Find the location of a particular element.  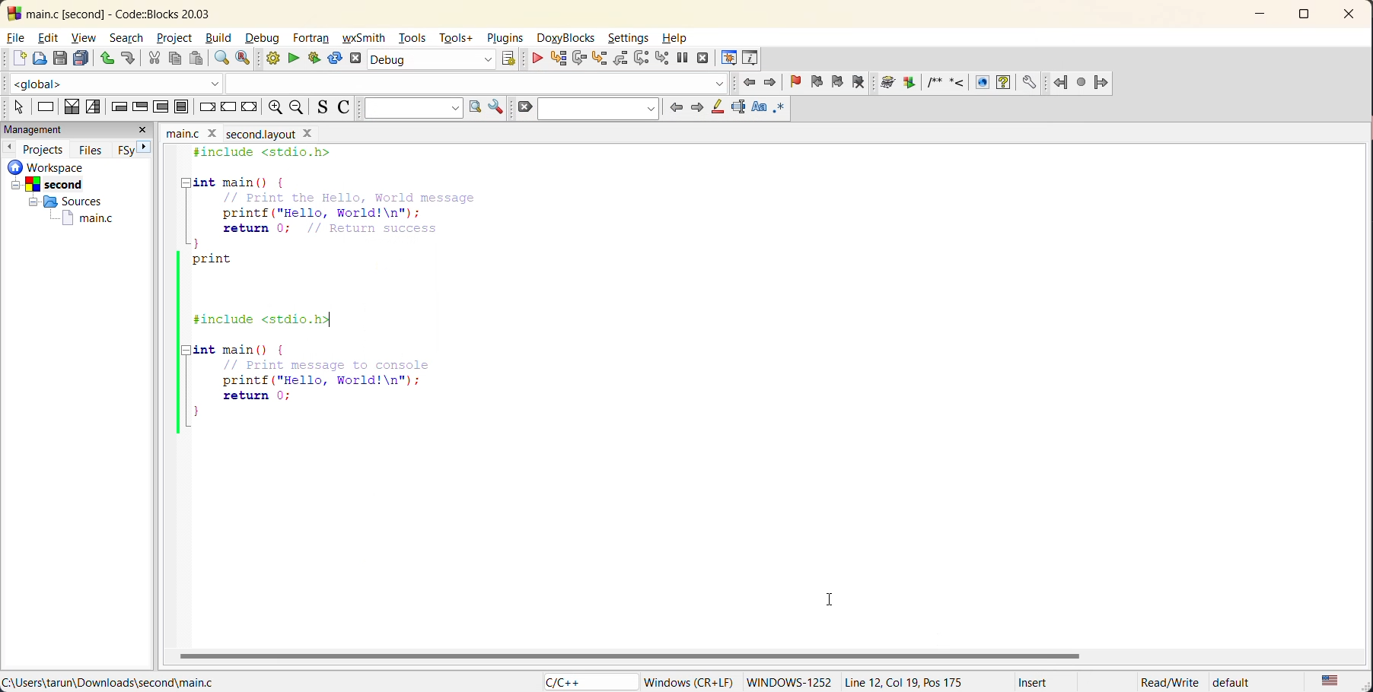

next bookmark is located at coordinates (836, 82).